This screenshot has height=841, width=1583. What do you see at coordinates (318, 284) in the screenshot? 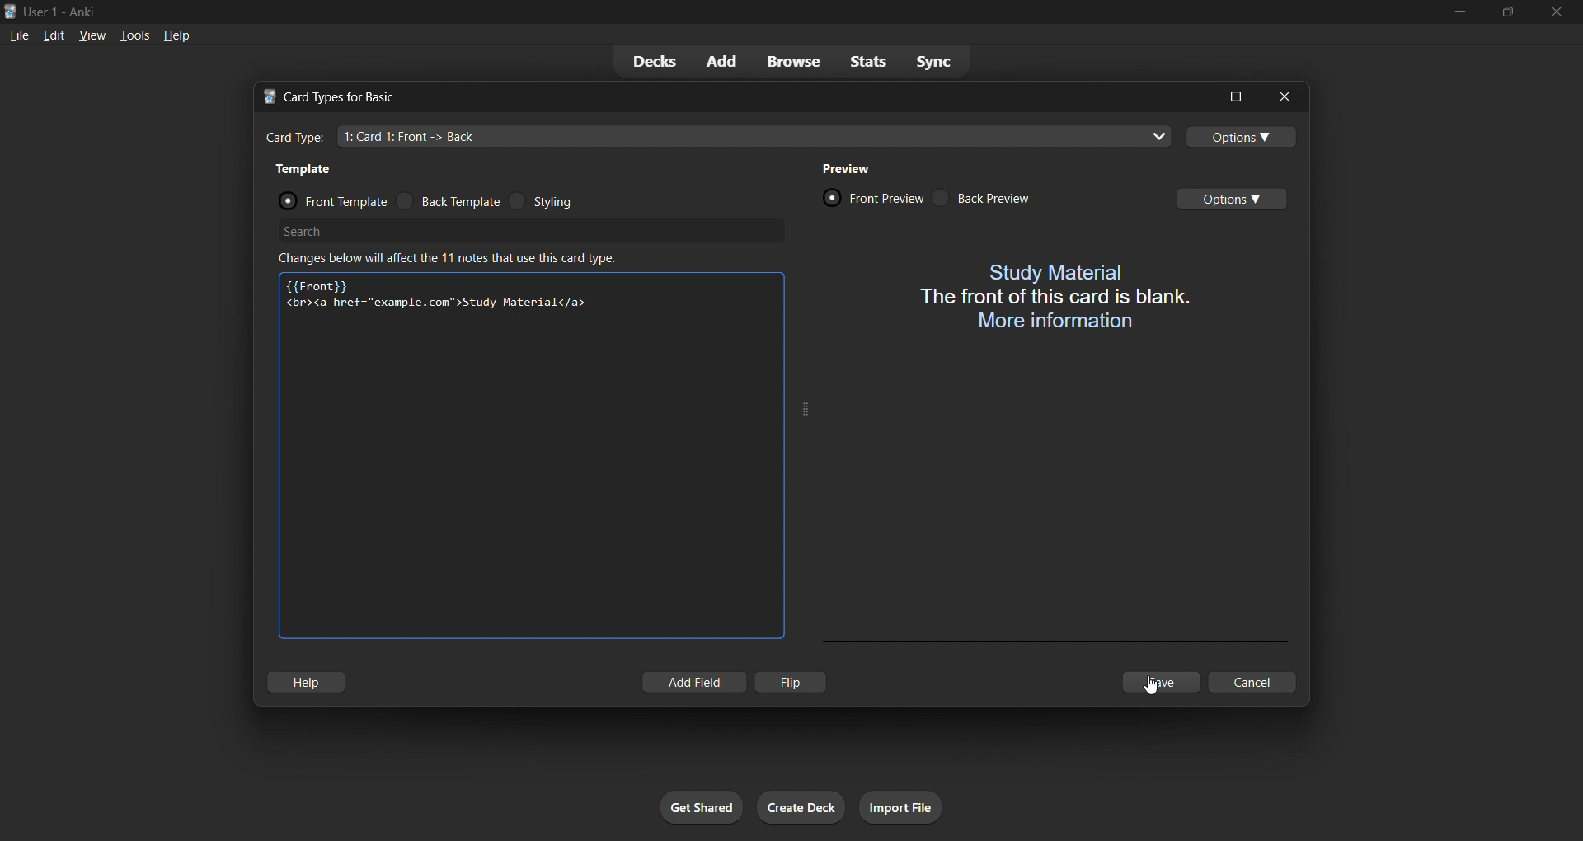
I see `{{Font}}` at bounding box center [318, 284].